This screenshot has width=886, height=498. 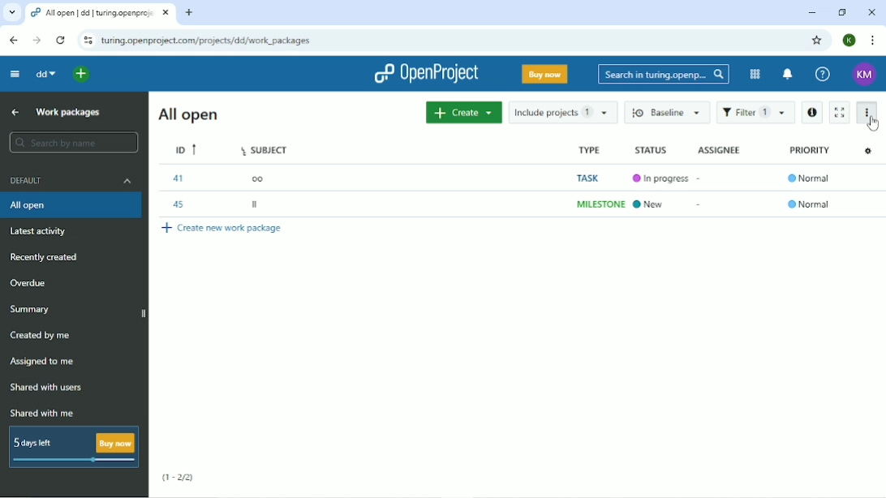 What do you see at coordinates (74, 448) in the screenshot?
I see `5 days left` at bounding box center [74, 448].